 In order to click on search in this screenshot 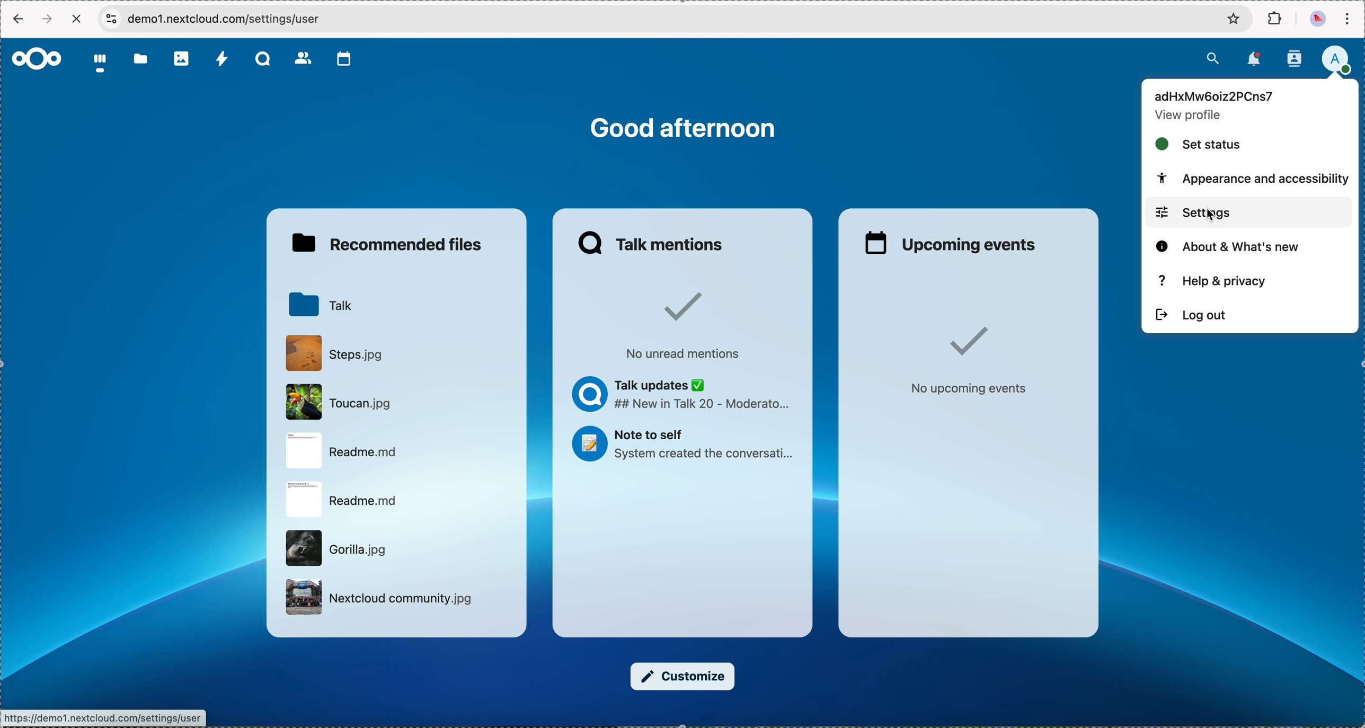, I will do `click(1212, 57)`.